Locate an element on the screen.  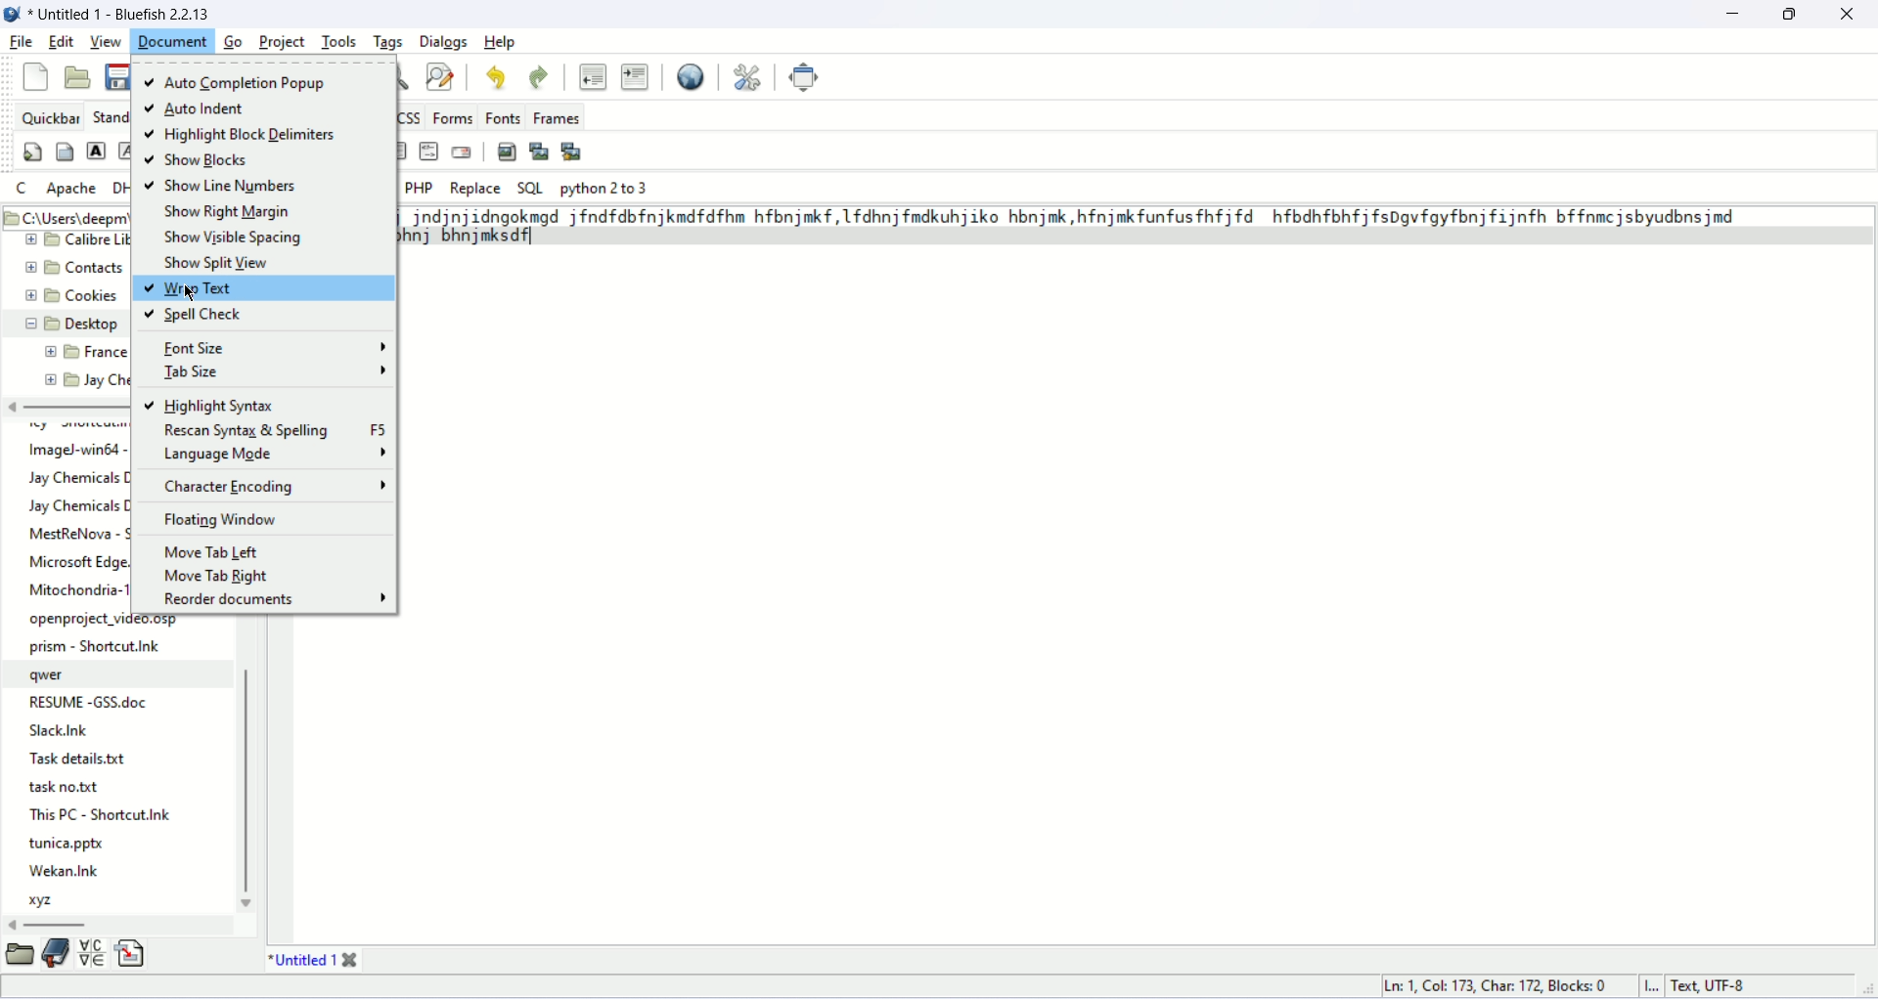
font size is located at coordinates (273, 349).